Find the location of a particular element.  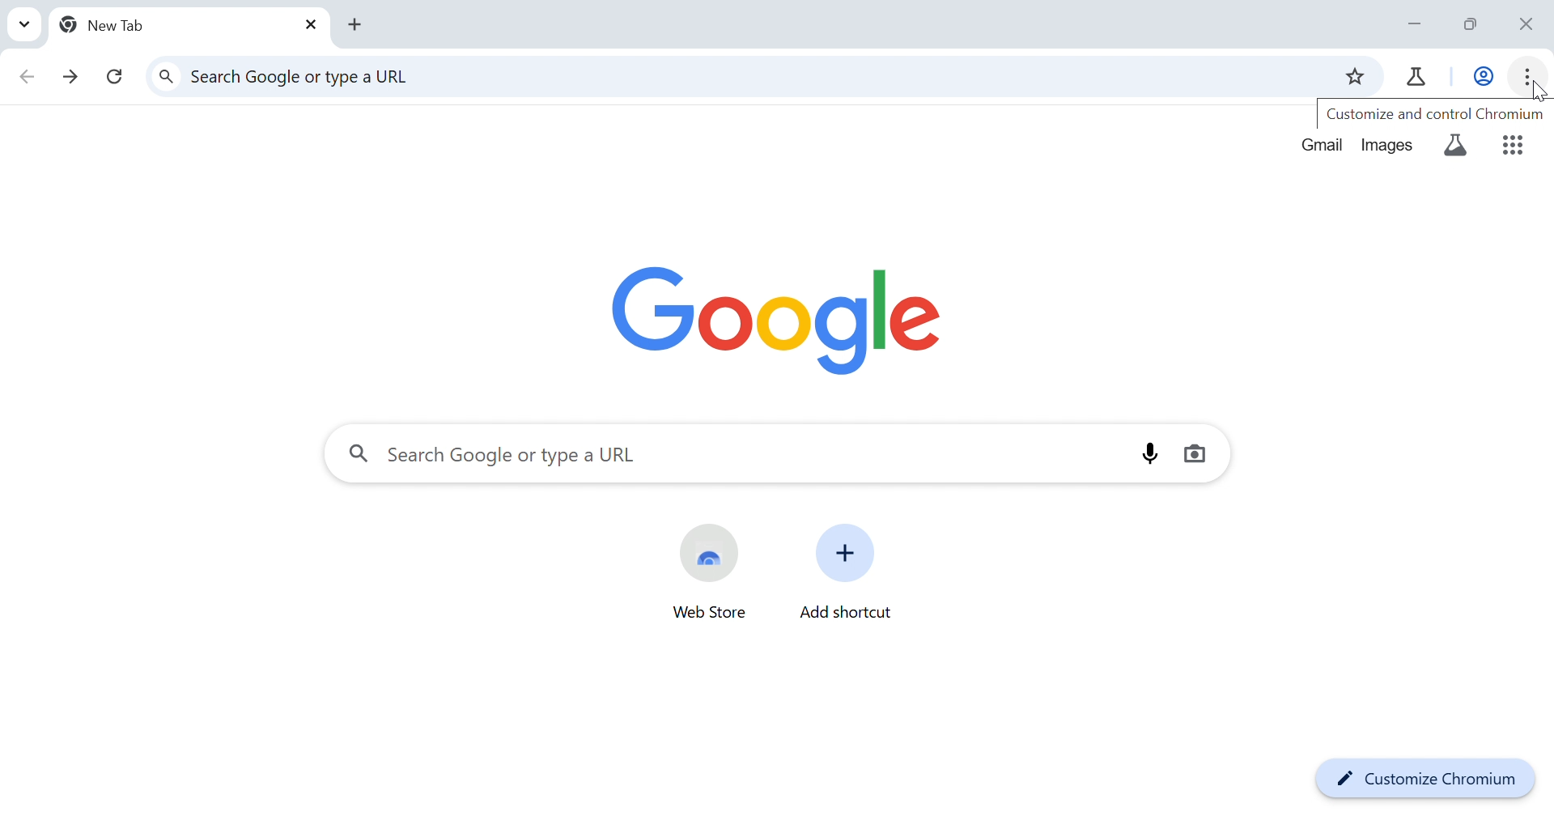

Minimize is located at coordinates (1420, 26).